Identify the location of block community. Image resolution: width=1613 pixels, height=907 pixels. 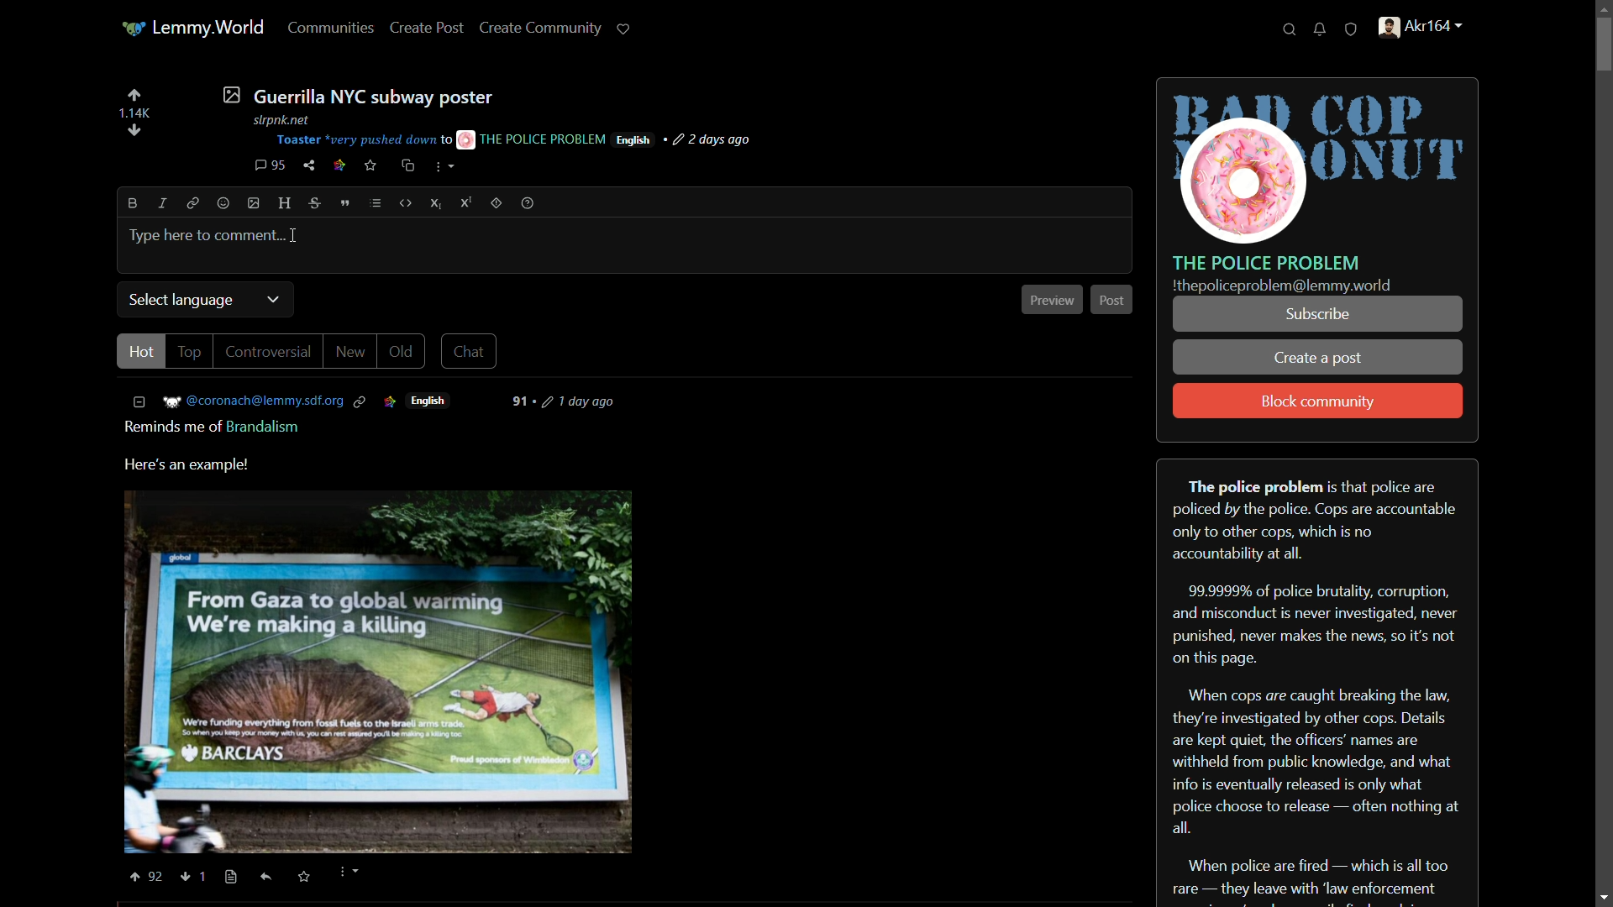
(1318, 402).